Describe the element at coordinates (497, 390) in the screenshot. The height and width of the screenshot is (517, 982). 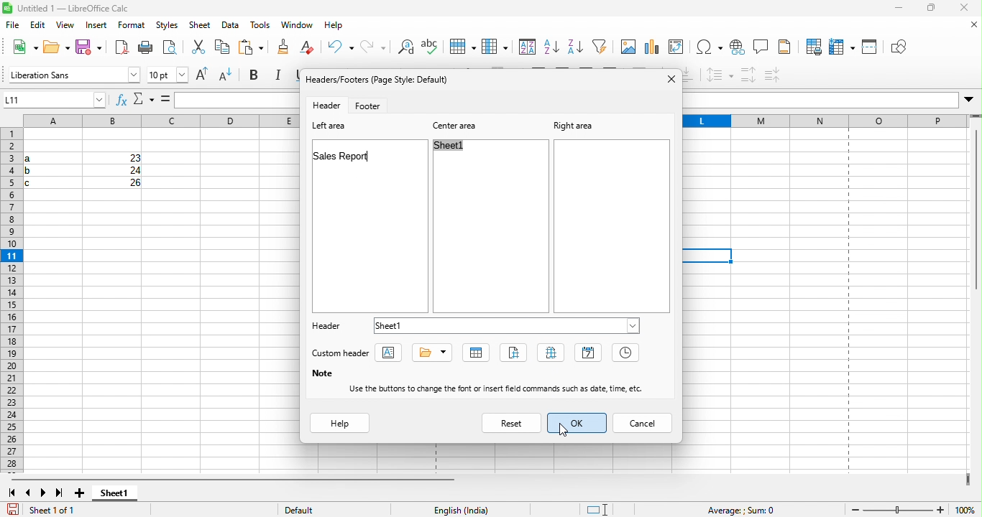
I see `use the buttons to change the font or insert field commands such as data,time etc` at that location.